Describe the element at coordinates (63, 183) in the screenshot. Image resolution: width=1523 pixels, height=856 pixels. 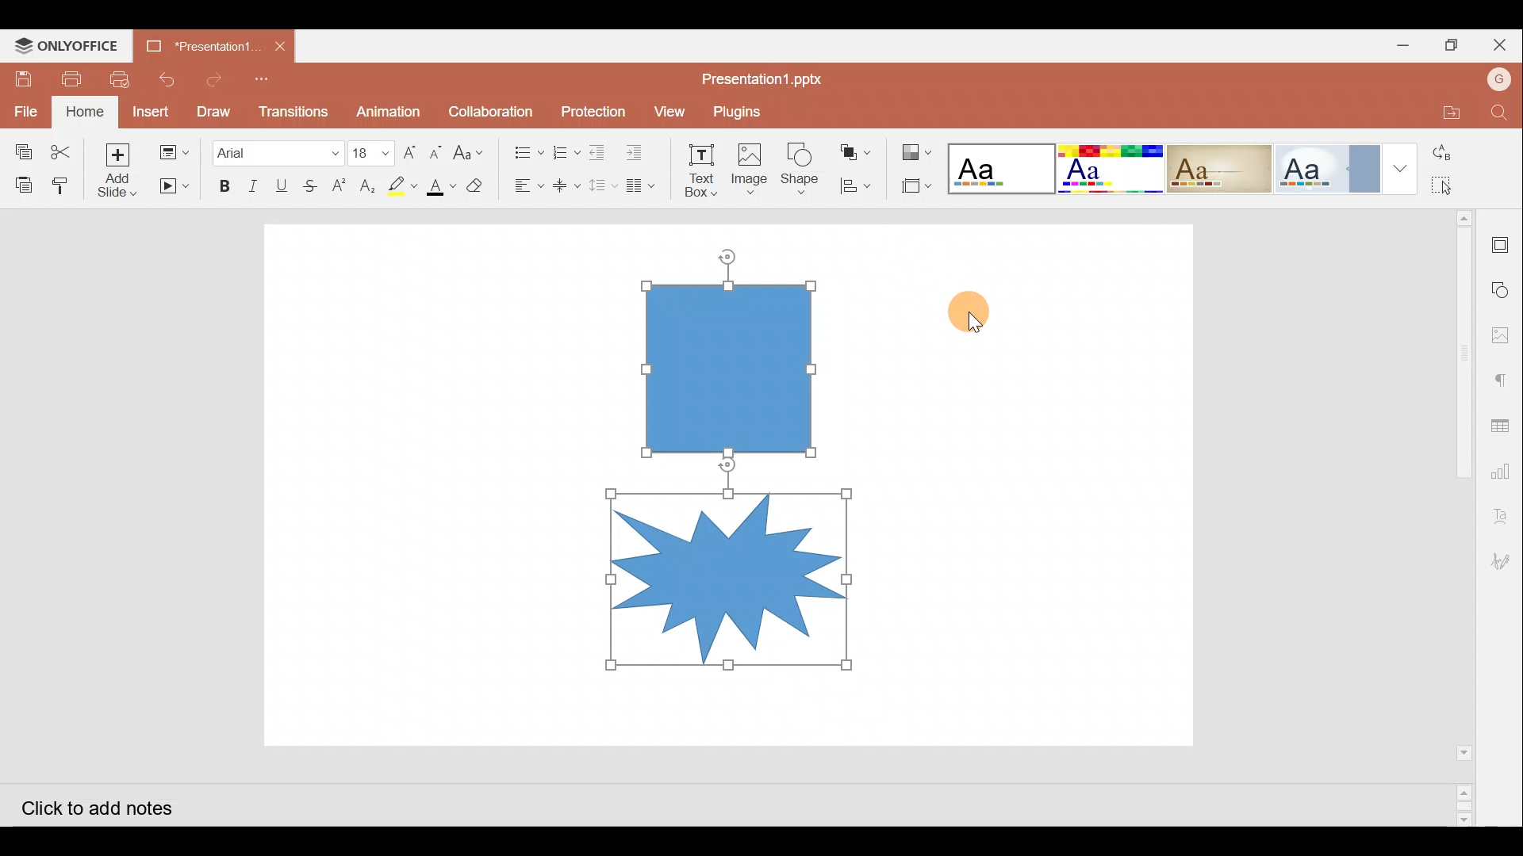
I see `Copy style` at that location.